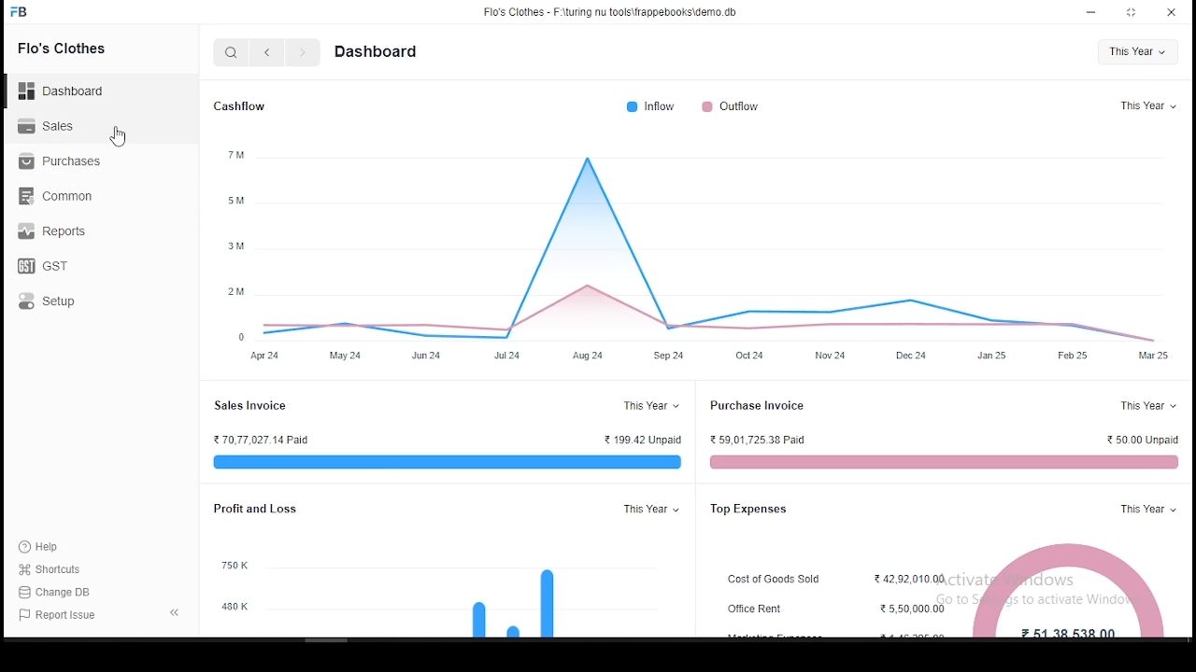 The width and height of the screenshot is (1196, 672). I want to click on nov 24, so click(830, 355).